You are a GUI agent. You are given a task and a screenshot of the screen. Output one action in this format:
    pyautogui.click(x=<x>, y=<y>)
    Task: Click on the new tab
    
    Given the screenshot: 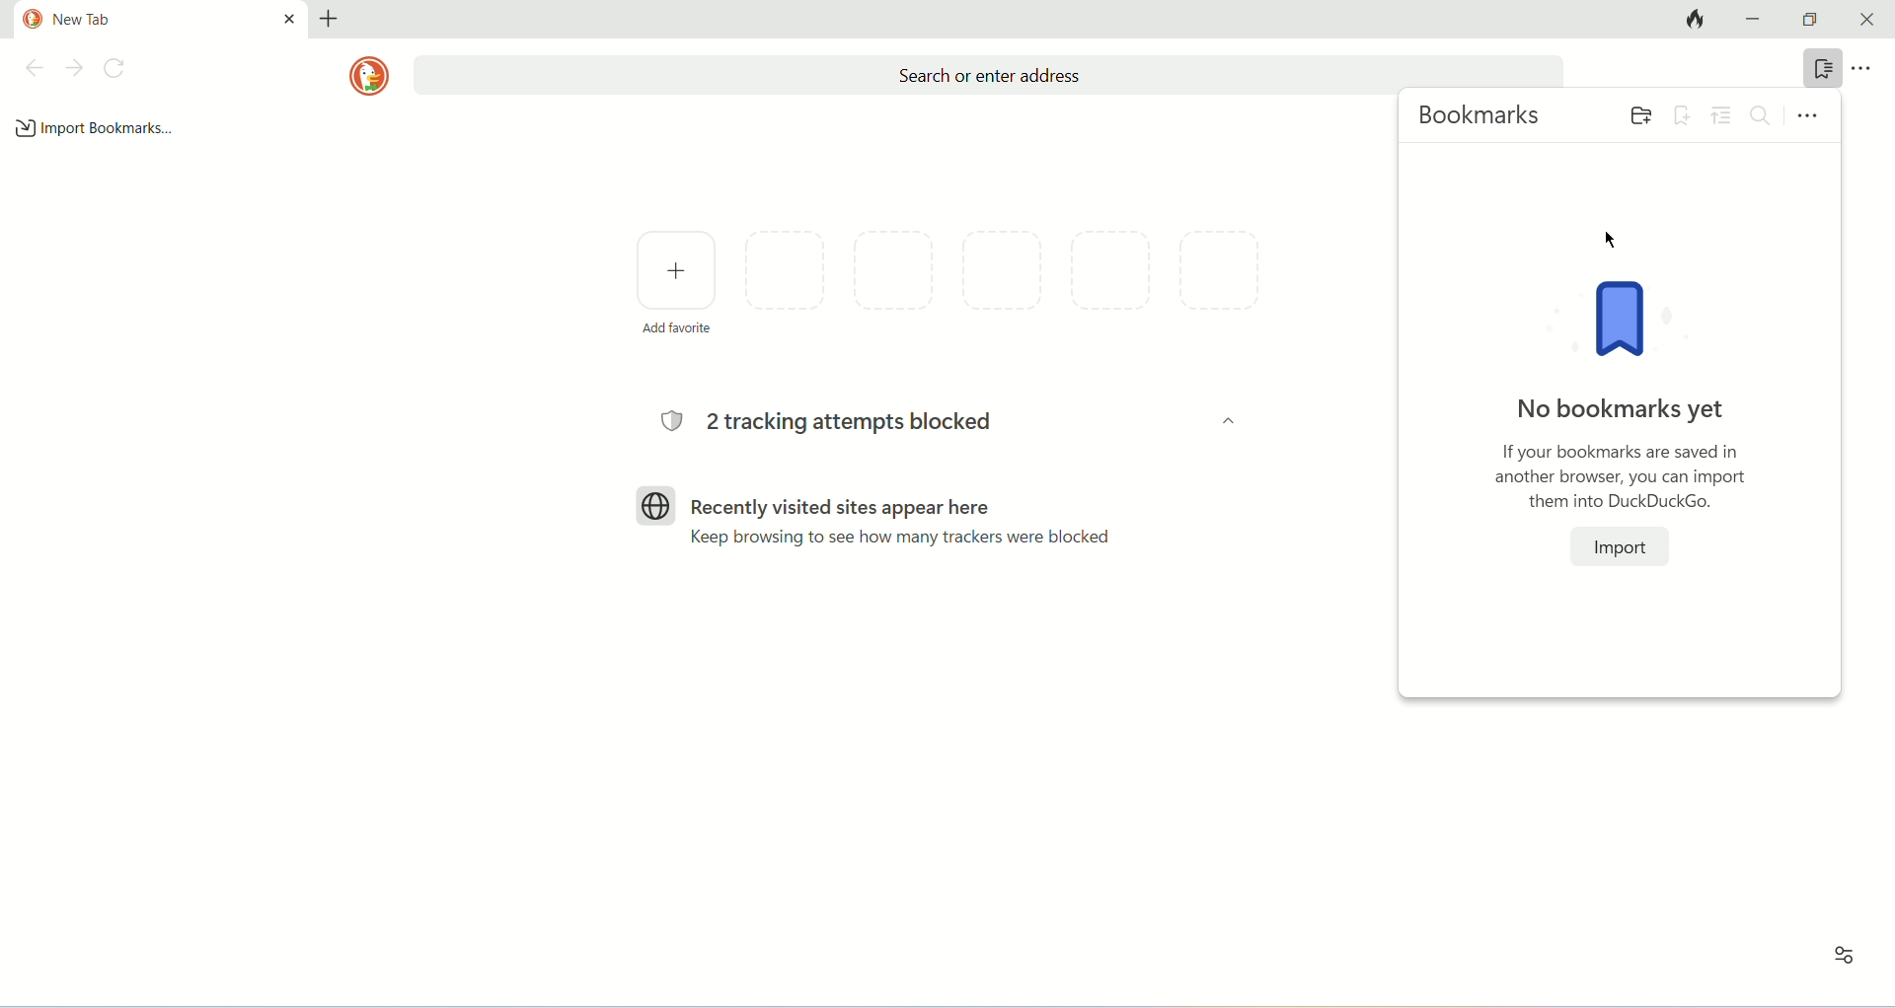 What is the action you would take?
    pyautogui.click(x=331, y=17)
    